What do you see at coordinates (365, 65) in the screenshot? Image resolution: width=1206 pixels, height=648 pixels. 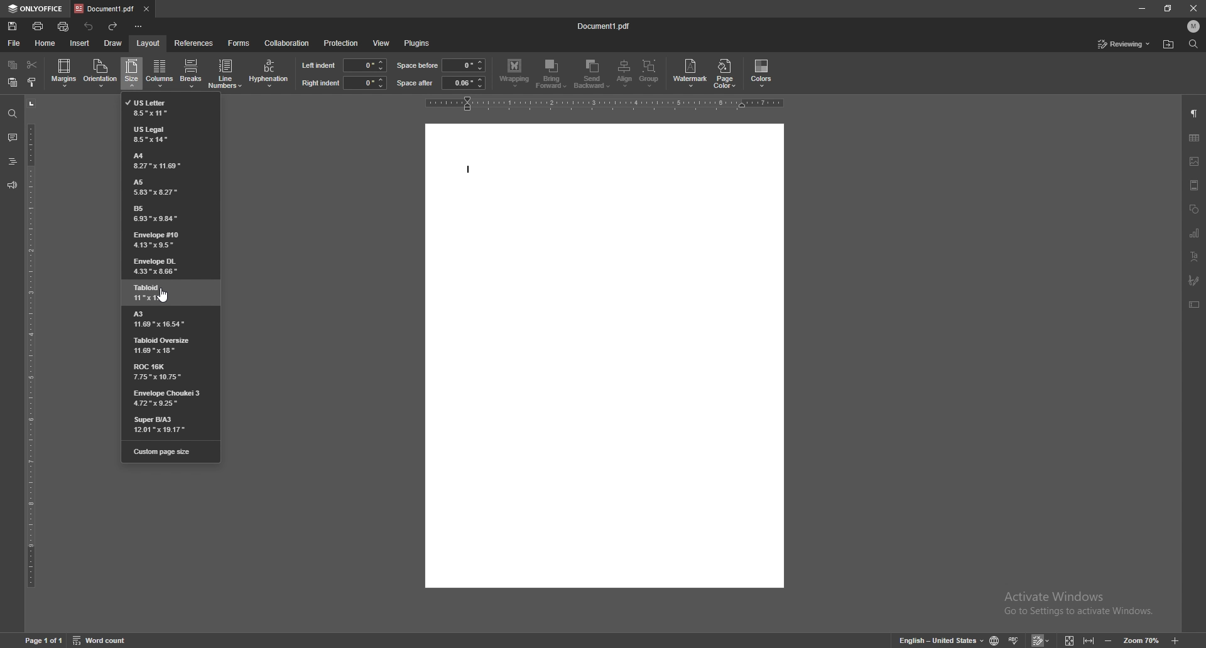 I see `input left indent` at bounding box center [365, 65].